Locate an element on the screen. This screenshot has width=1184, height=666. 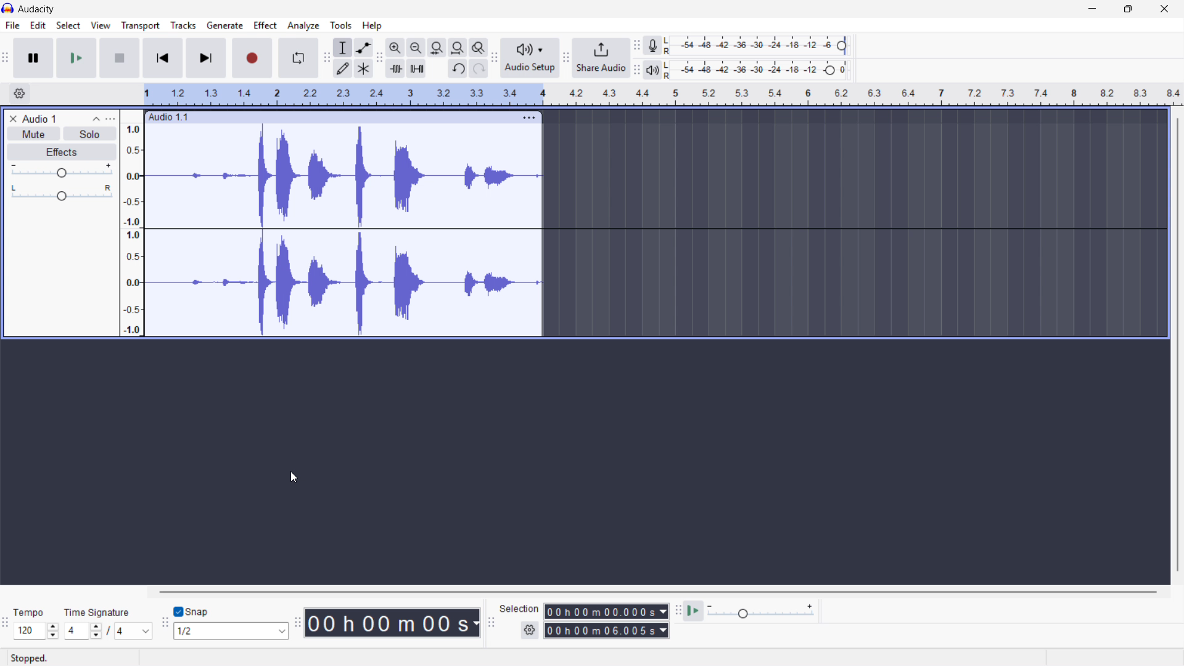
Skip to start  is located at coordinates (162, 58).